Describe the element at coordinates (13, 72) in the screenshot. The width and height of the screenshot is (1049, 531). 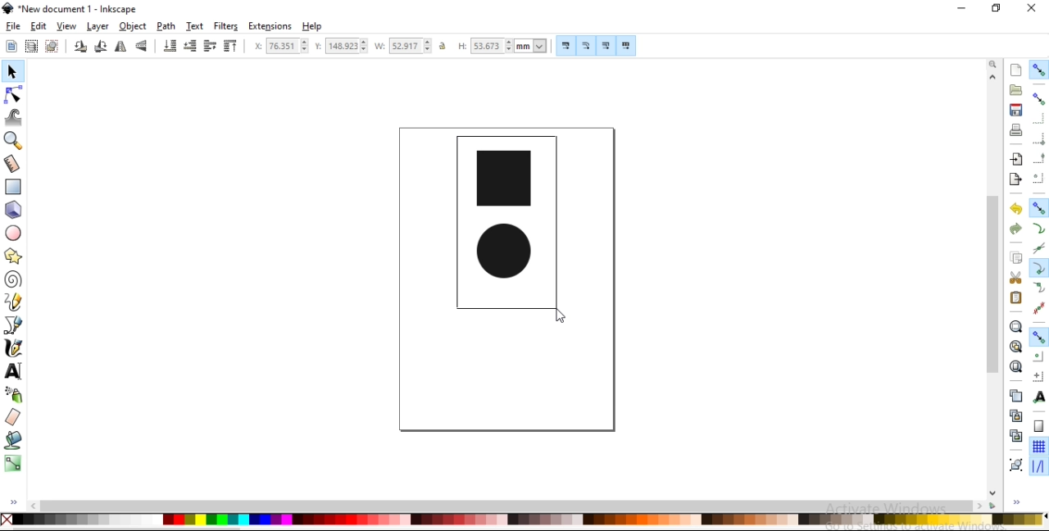
I see `select and transform objects` at that location.